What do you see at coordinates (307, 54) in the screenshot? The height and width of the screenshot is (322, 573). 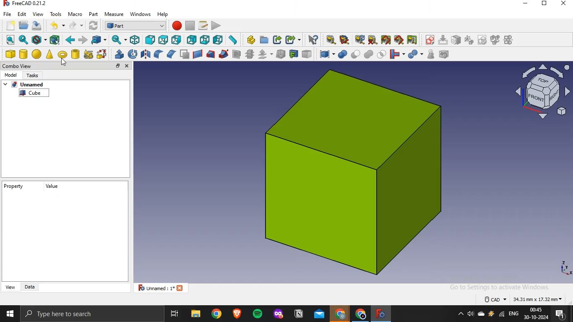 I see `color per face` at bounding box center [307, 54].